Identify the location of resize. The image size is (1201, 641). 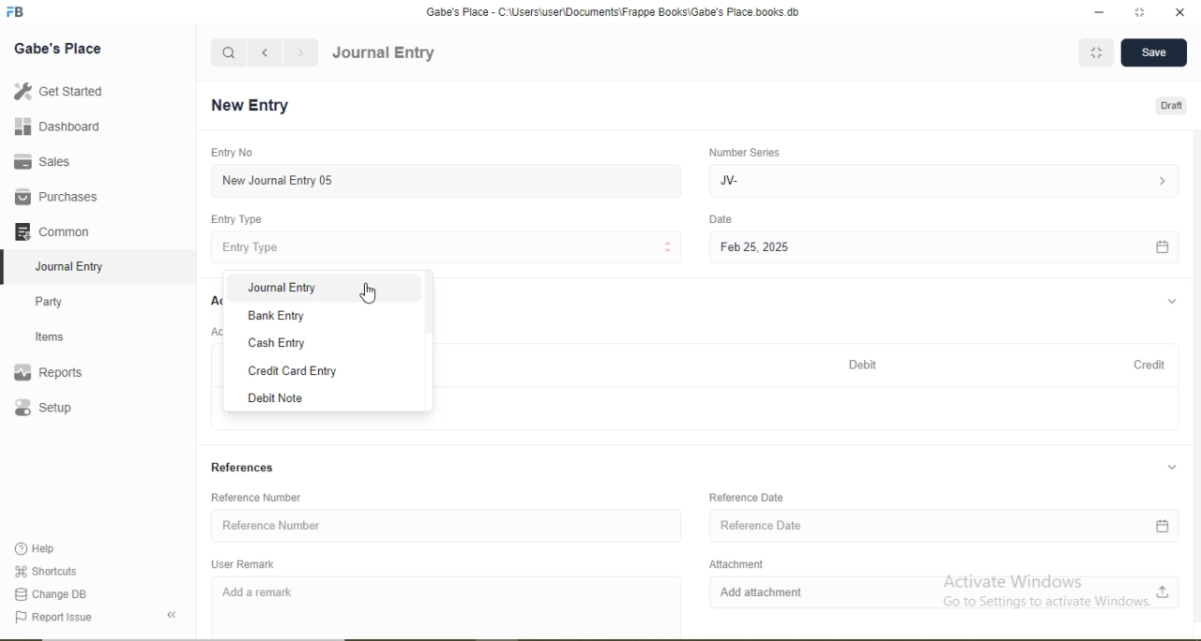
(1137, 12).